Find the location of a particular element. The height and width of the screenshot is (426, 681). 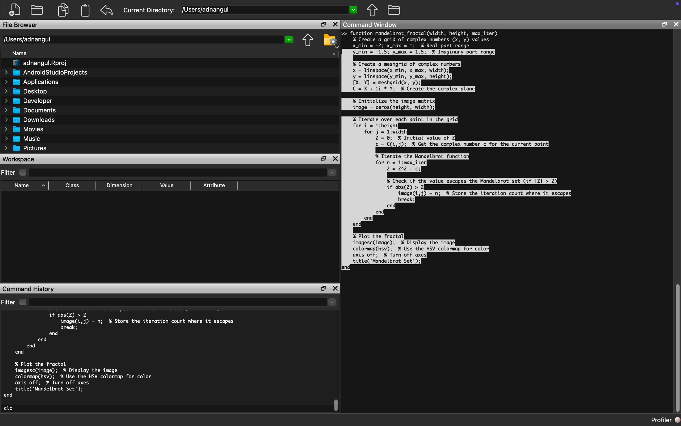

Open Folder is located at coordinates (38, 9).